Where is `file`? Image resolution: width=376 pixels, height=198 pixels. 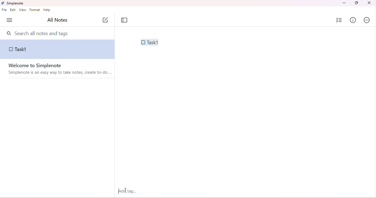 file is located at coordinates (4, 10).